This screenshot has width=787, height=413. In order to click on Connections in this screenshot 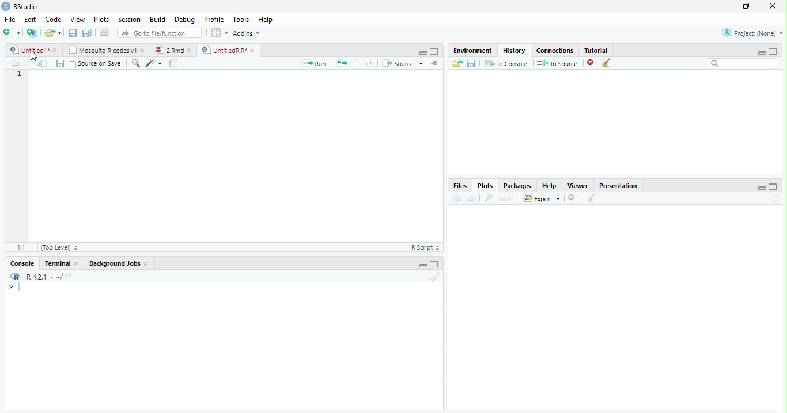, I will do `click(556, 49)`.